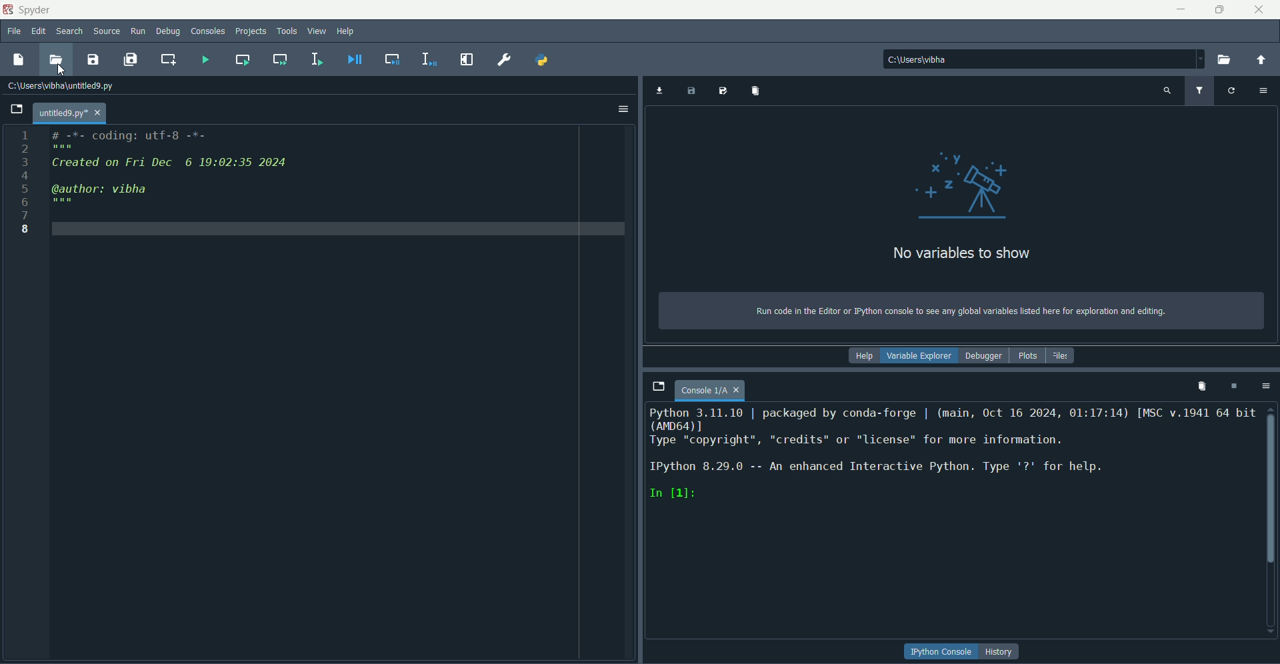 This screenshot has height=664, width=1280. I want to click on history, so click(1002, 652).